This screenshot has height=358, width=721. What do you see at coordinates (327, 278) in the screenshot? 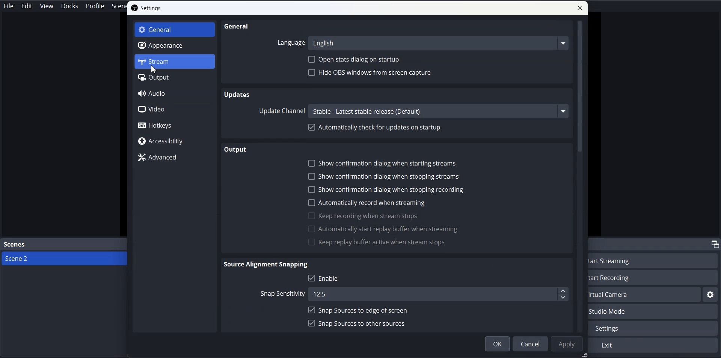
I see `Enable` at bounding box center [327, 278].